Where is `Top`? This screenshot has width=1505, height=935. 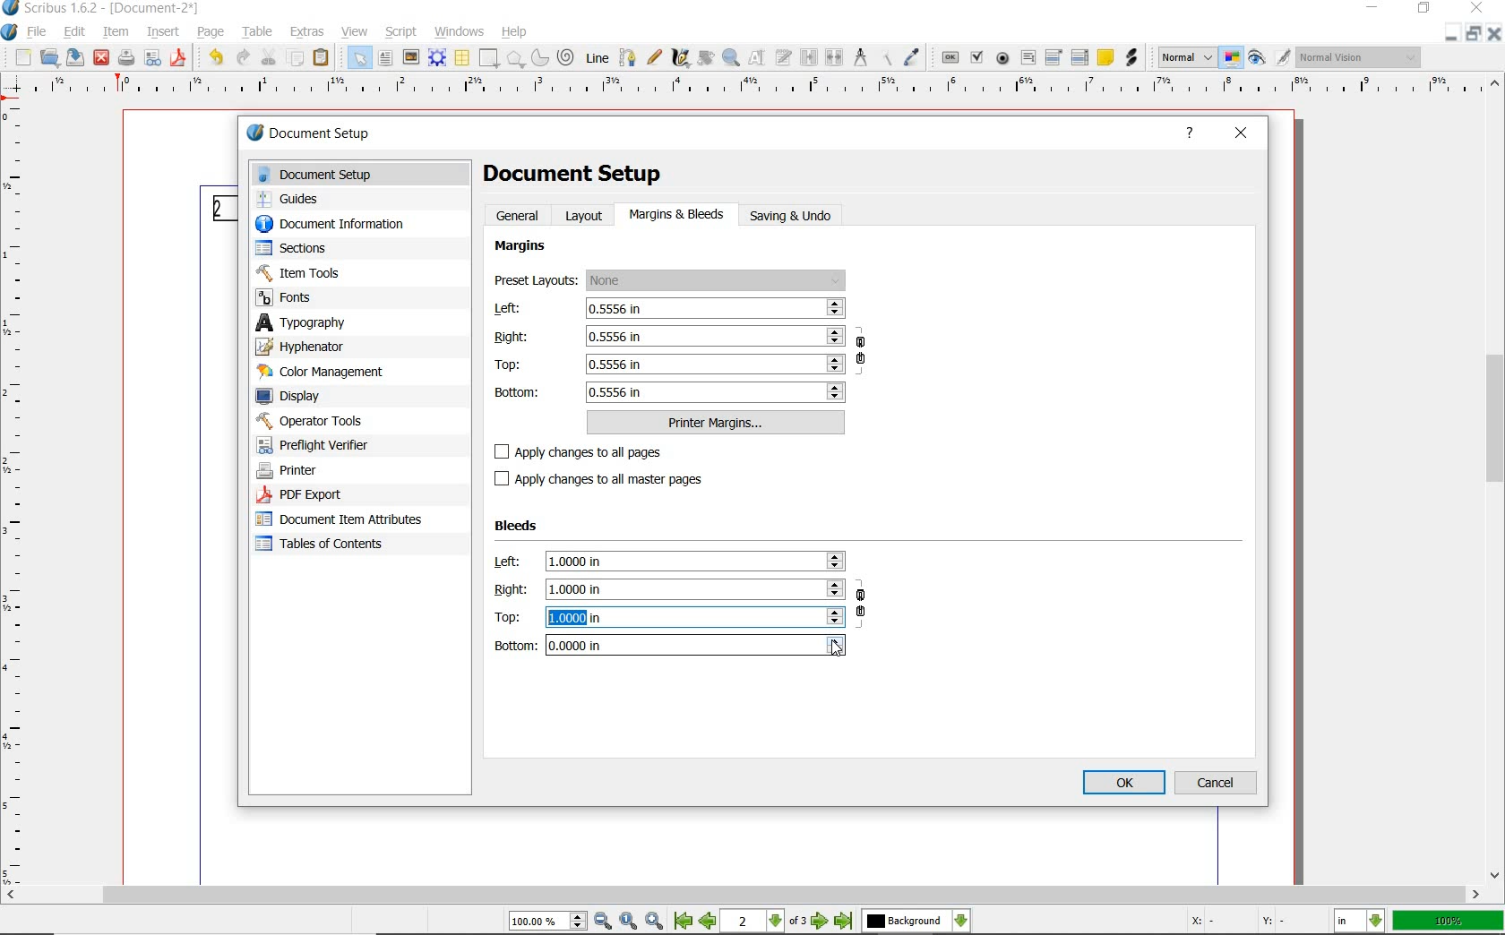
Top is located at coordinates (669, 364).